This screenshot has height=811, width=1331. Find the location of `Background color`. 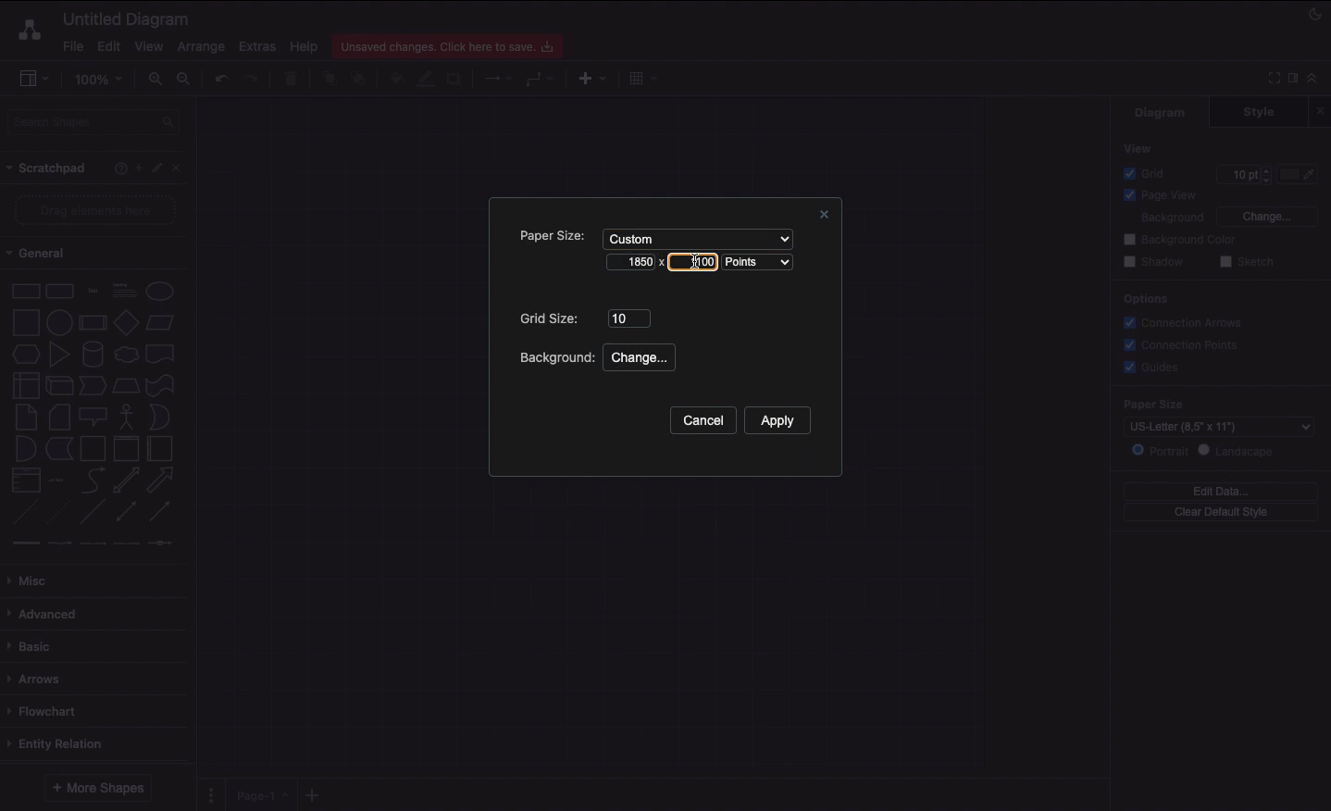

Background color is located at coordinates (1182, 240).